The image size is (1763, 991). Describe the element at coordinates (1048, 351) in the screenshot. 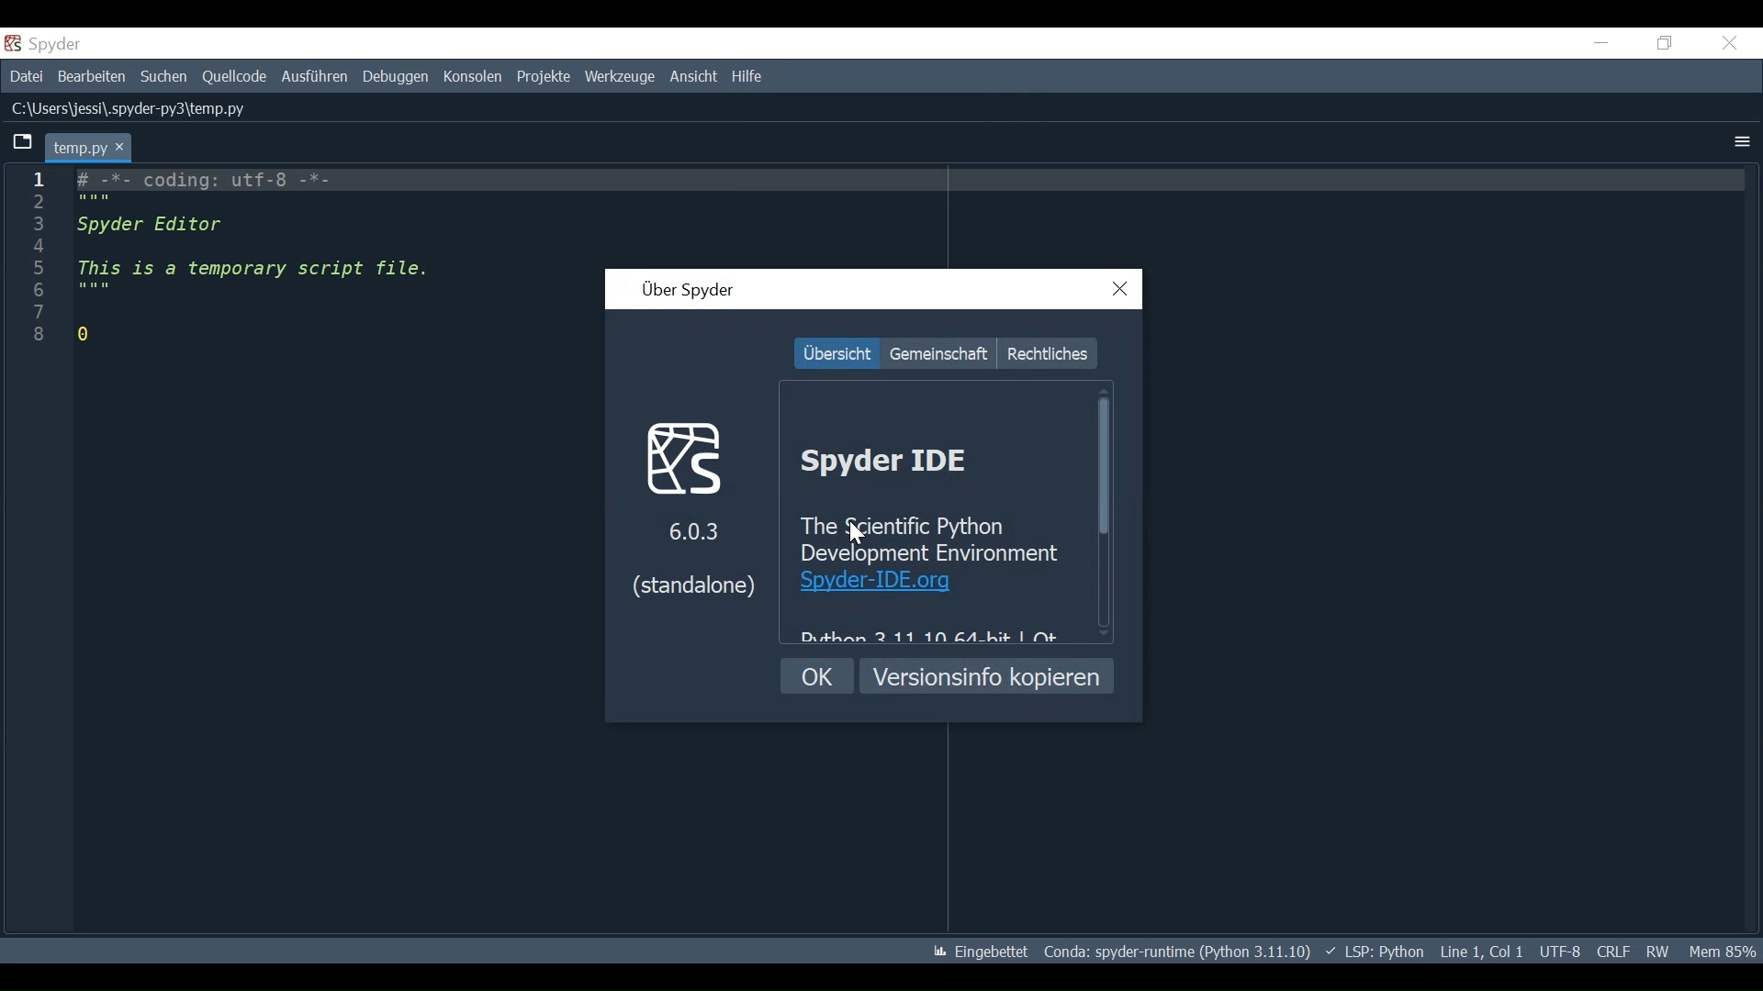

I see `Legal` at that location.